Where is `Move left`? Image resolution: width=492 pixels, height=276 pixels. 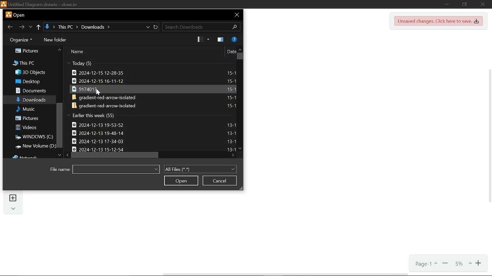 Move left is located at coordinates (67, 154).